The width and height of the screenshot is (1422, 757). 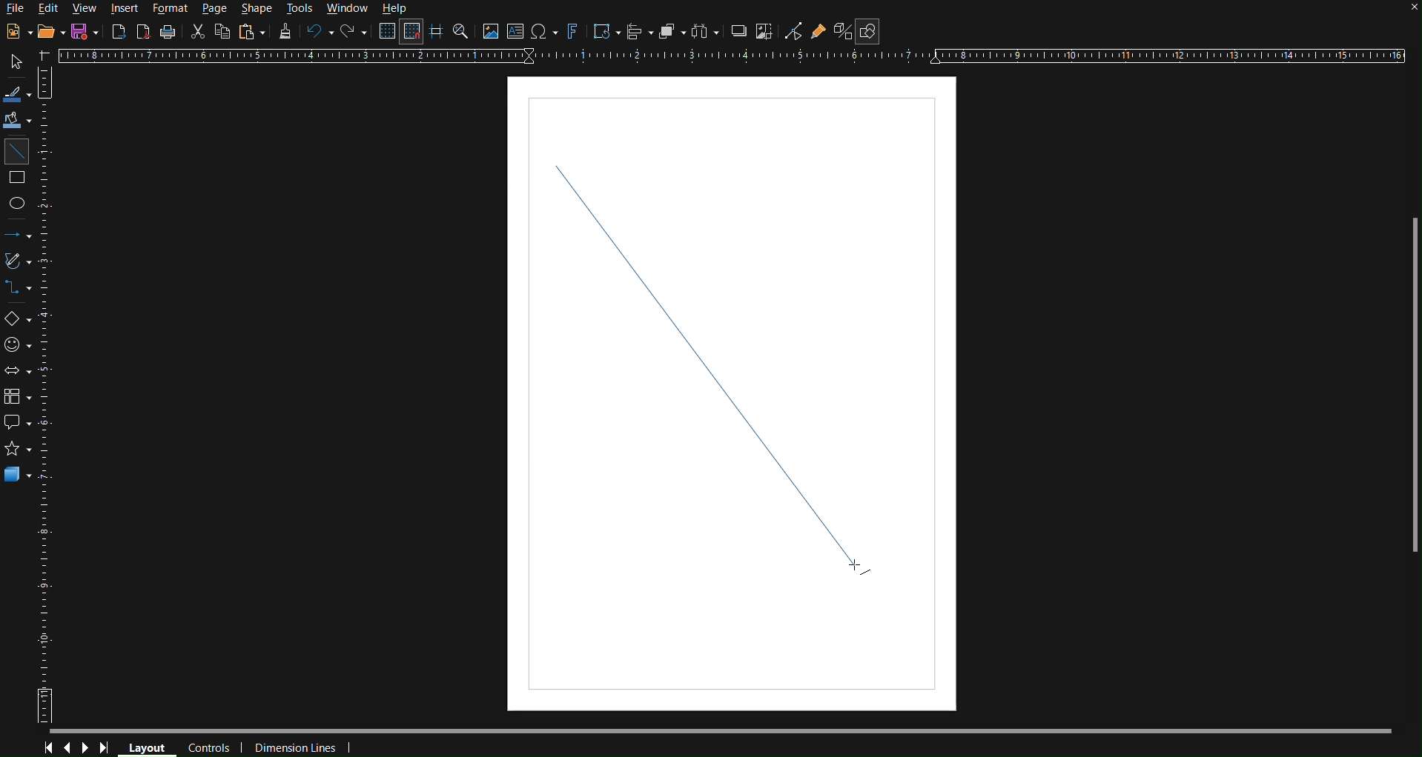 What do you see at coordinates (18, 63) in the screenshot?
I see `Select` at bounding box center [18, 63].